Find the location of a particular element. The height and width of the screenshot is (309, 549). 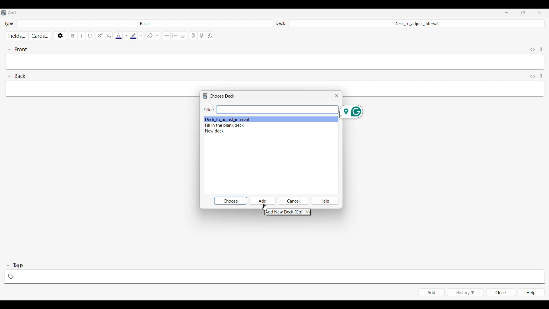

Toggle sticky  is located at coordinates (541, 50).